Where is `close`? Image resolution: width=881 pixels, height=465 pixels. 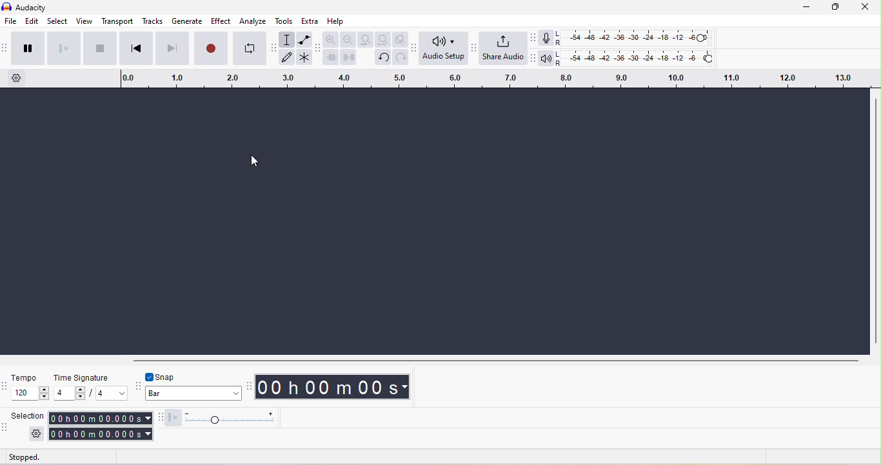 close is located at coordinates (866, 8).